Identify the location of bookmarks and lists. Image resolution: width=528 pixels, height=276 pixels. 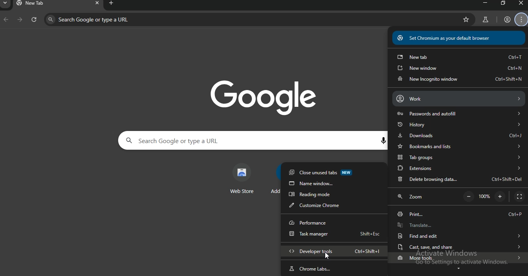
(460, 147).